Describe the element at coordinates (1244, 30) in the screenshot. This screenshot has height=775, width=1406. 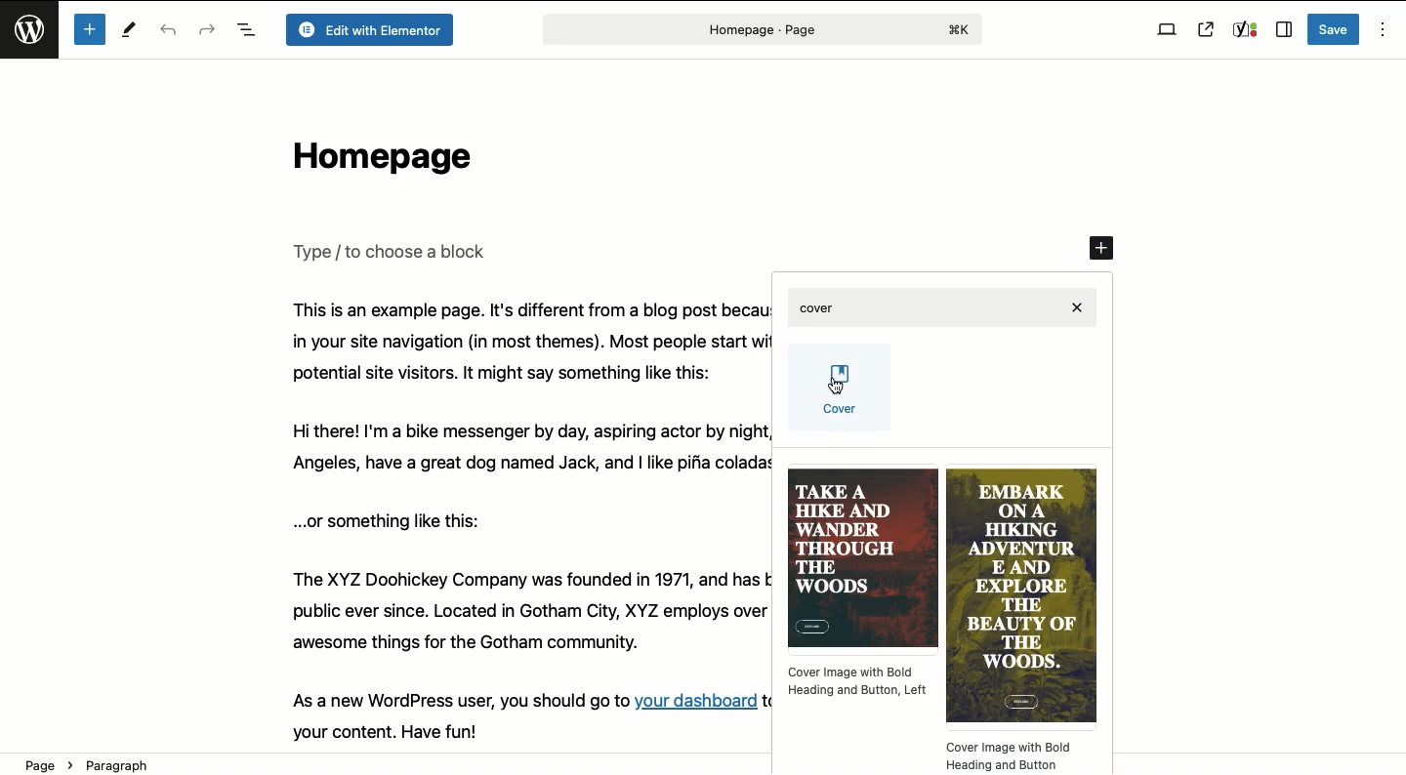
I see `Yoast` at that location.